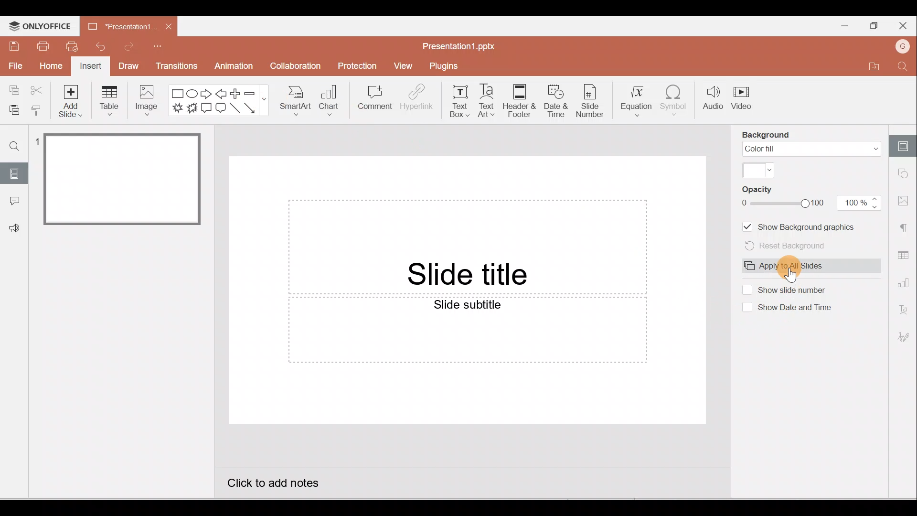 The height and width of the screenshot is (516, 917). I want to click on Ellipse, so click(192, 93).